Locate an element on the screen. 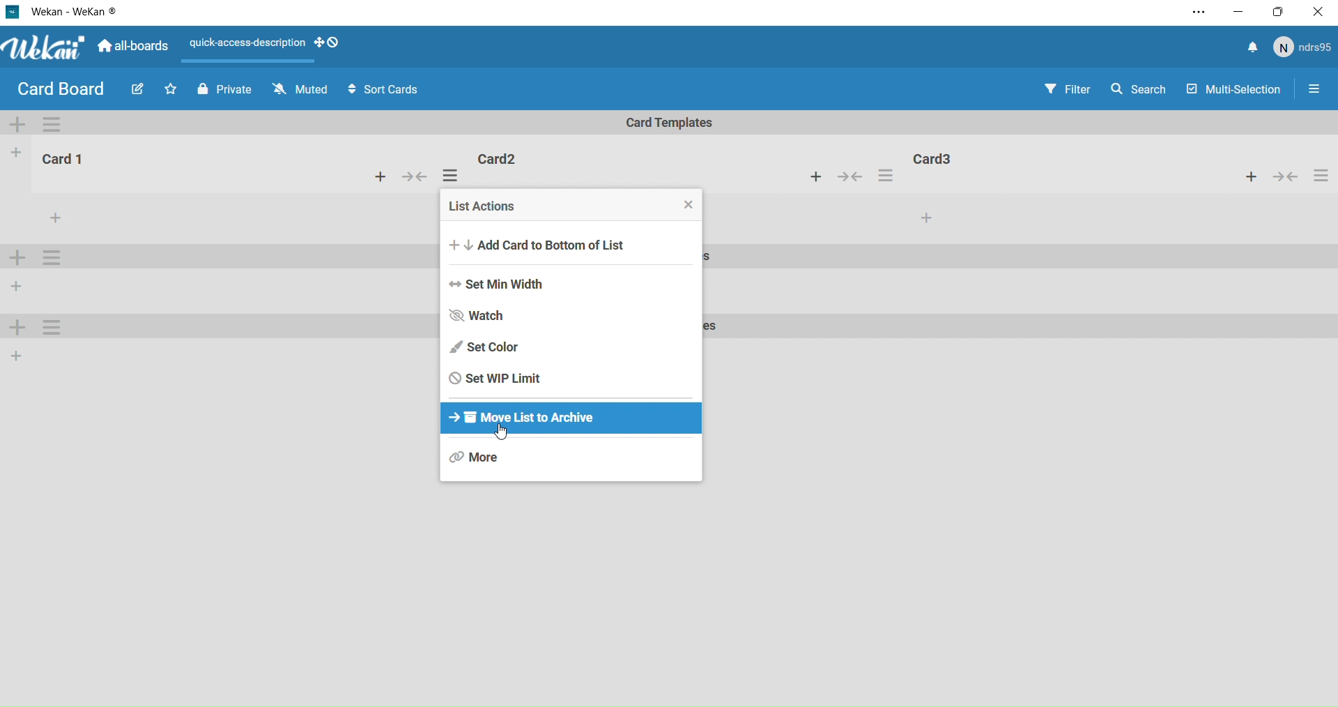 This screenshot has width=1338, height=707. Favourites is located at coordinates (171, 89).